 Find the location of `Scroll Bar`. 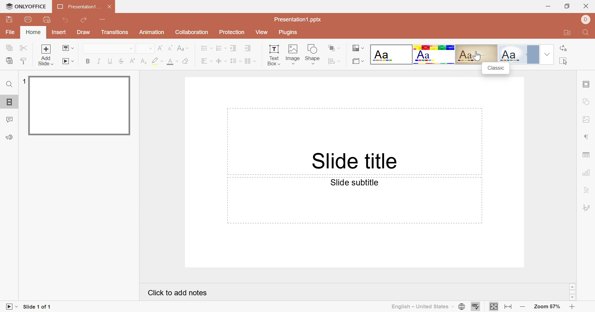

Scroll Bar is located at coordinates (572, 292).